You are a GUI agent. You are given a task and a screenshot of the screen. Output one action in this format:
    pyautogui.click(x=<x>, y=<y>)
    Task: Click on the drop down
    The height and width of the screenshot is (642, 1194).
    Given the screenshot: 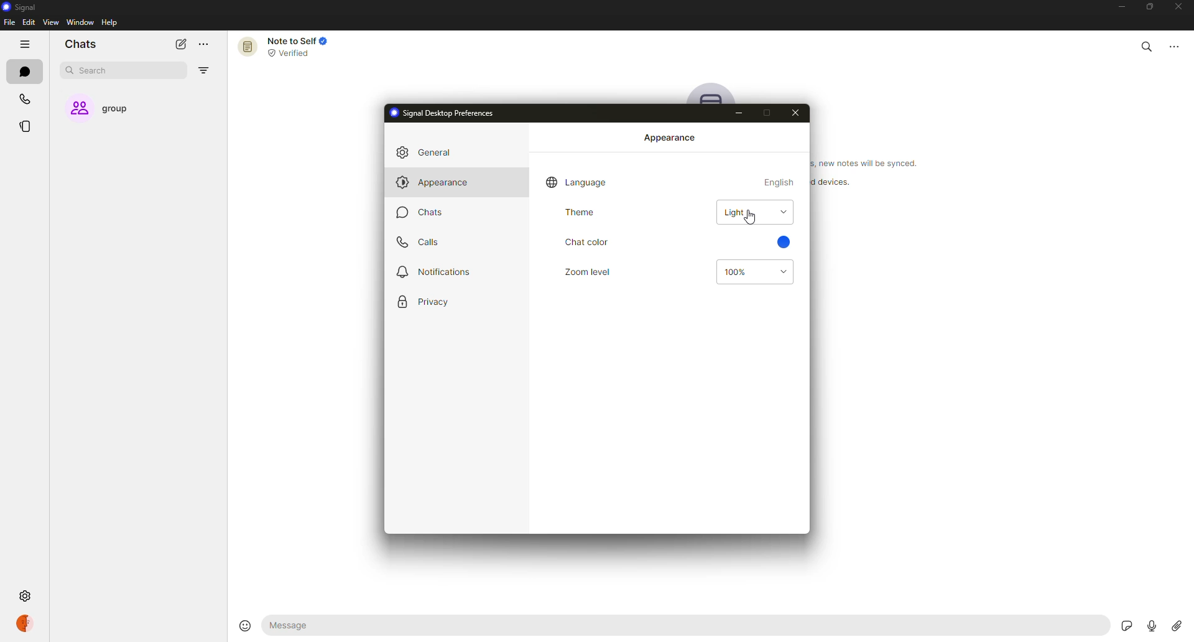 What is the action you would take?
    pyautogui.click(x=784, y=272)
    